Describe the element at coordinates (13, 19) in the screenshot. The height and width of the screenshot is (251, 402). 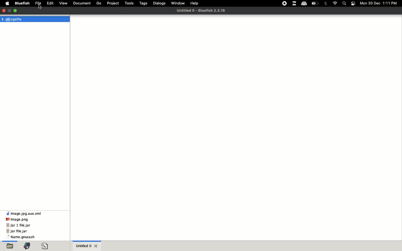
I see `Agatha` at that location.